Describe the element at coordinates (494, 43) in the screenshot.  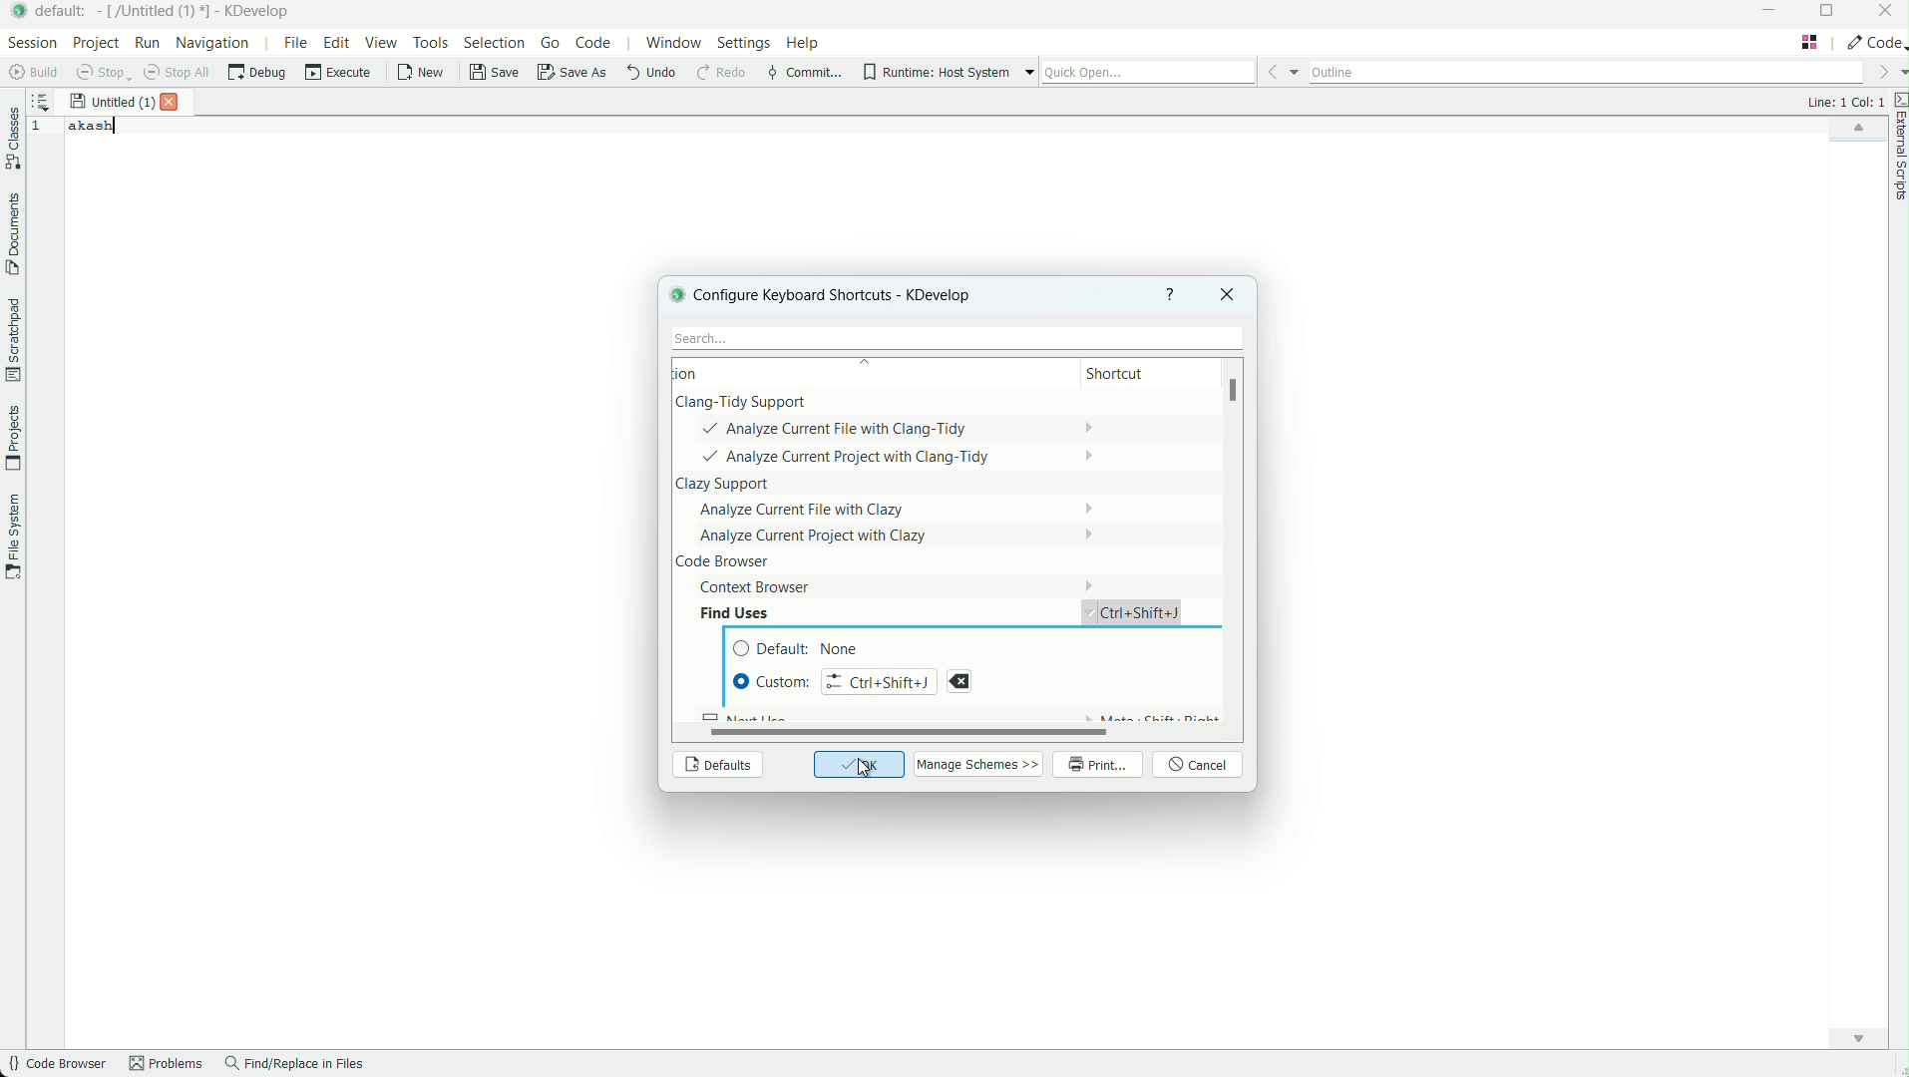
I see `selection menu` at that location.